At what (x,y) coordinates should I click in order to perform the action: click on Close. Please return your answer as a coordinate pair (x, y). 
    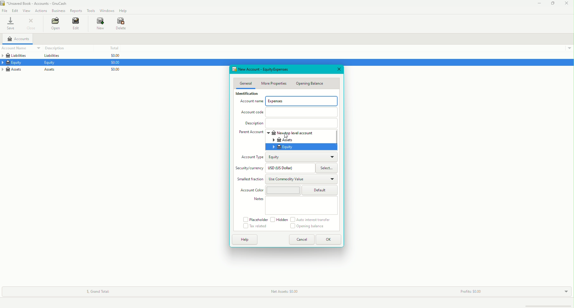
    Looking at the image, I should click on (567, 4).